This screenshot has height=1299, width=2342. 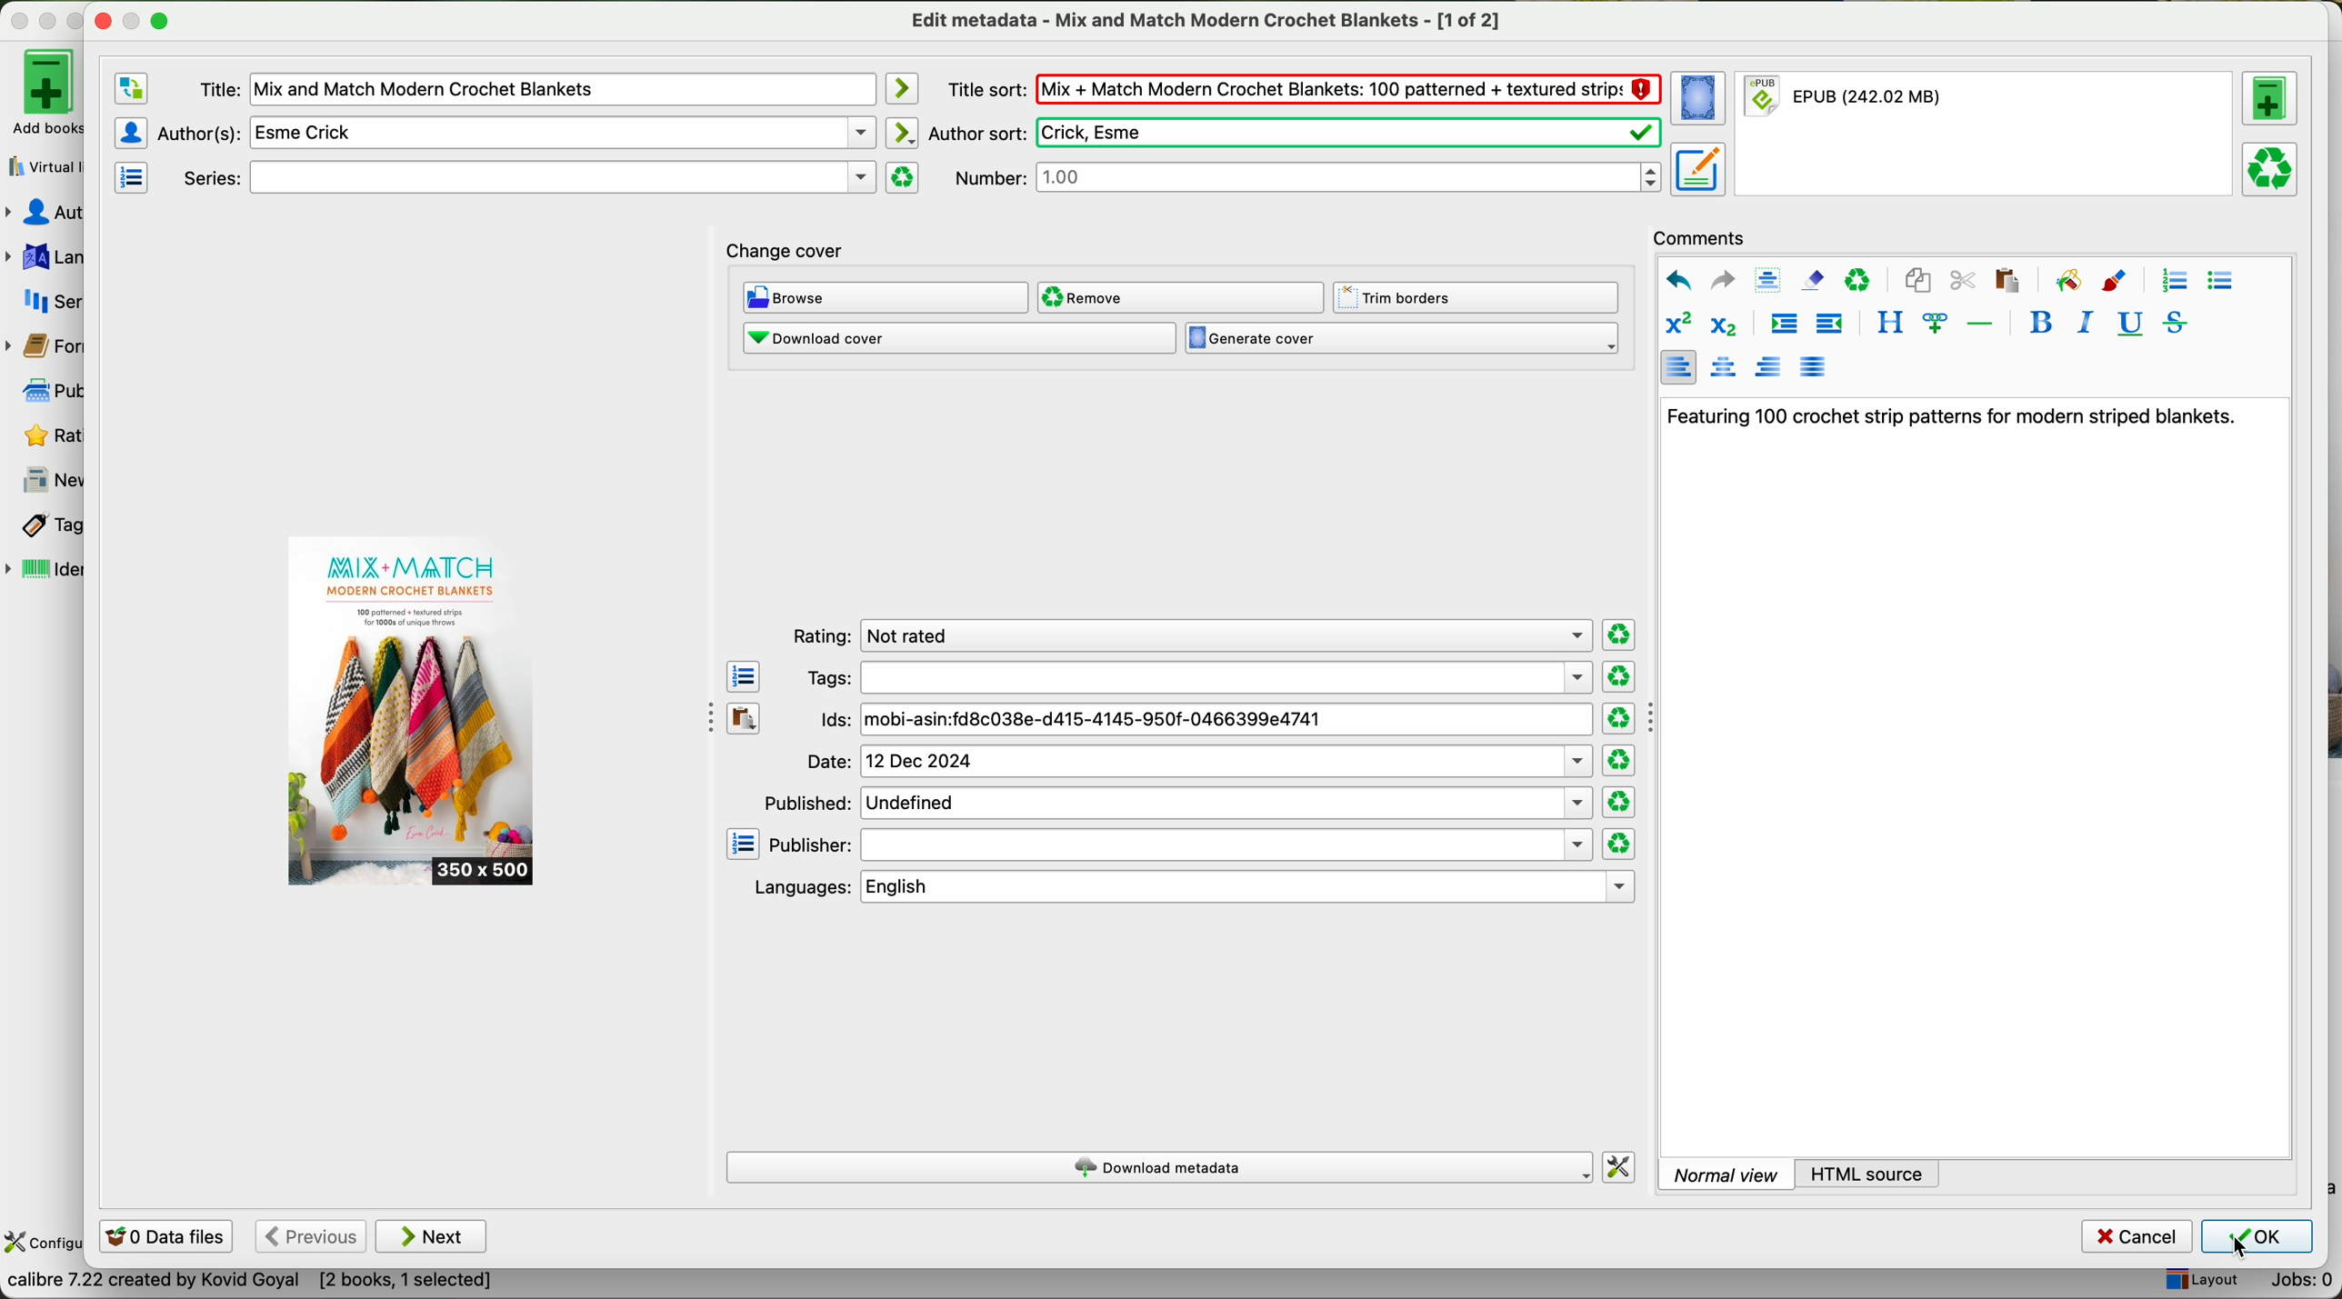 I want to click on generate cover, so click(x=1402, y=339).